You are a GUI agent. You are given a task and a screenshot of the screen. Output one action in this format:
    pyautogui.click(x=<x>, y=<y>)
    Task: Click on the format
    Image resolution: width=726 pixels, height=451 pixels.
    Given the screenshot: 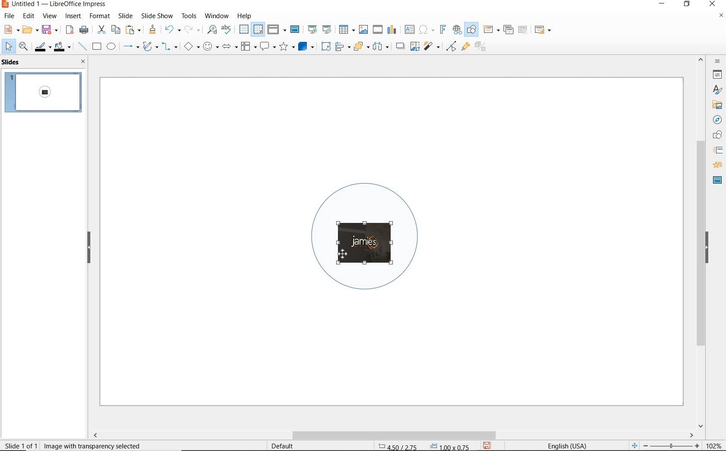 What is the action you would take?
    pyautogui.click(x=99, y=16)
    